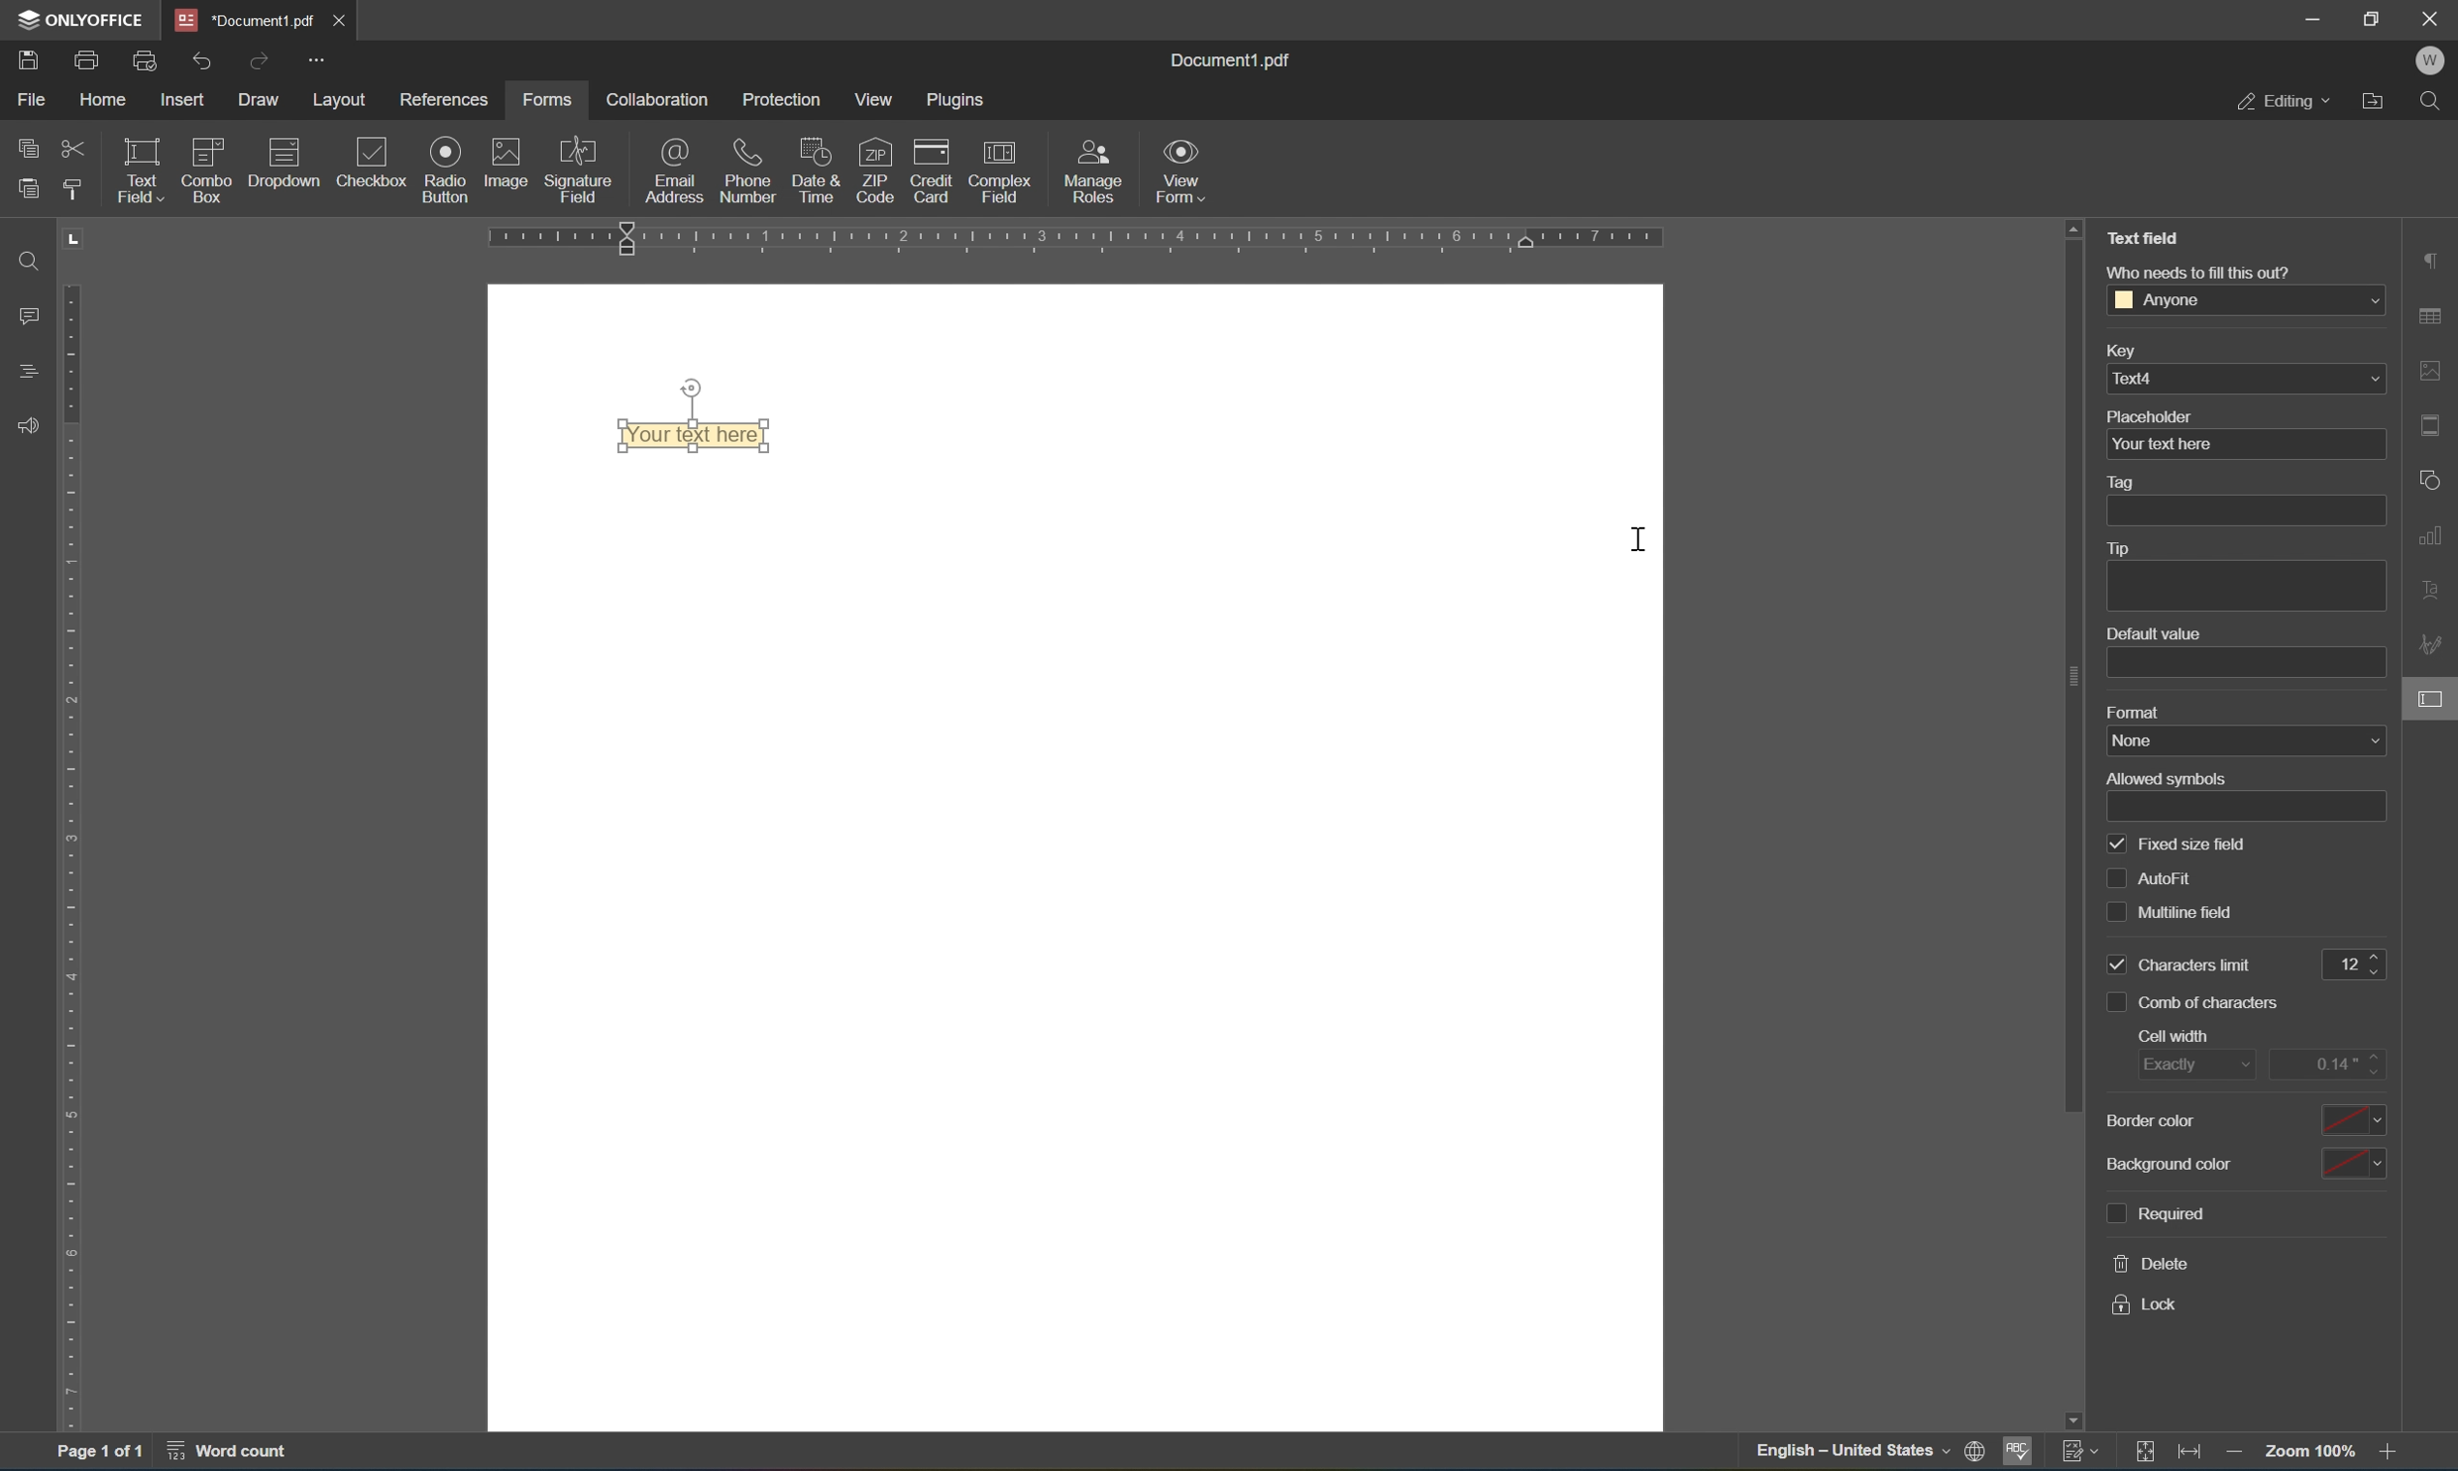 The width and height of the screenshot is (2458, 1471). I want to click on checkbox, so click(2122, 847).